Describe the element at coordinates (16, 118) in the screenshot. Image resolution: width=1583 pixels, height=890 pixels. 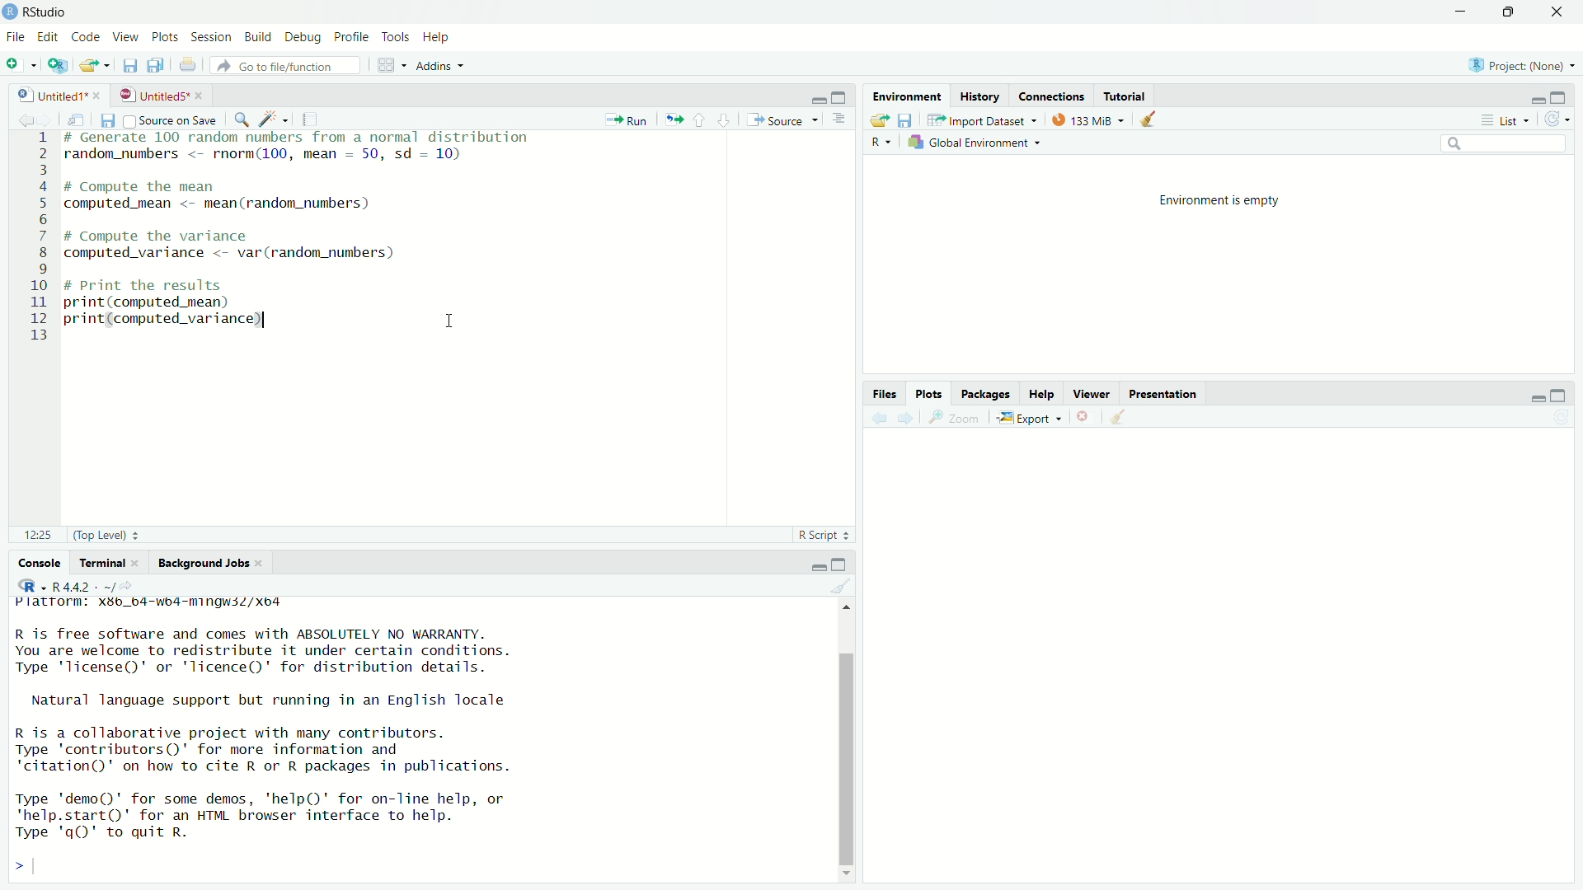
I see `go back to the previous source location` at that location.